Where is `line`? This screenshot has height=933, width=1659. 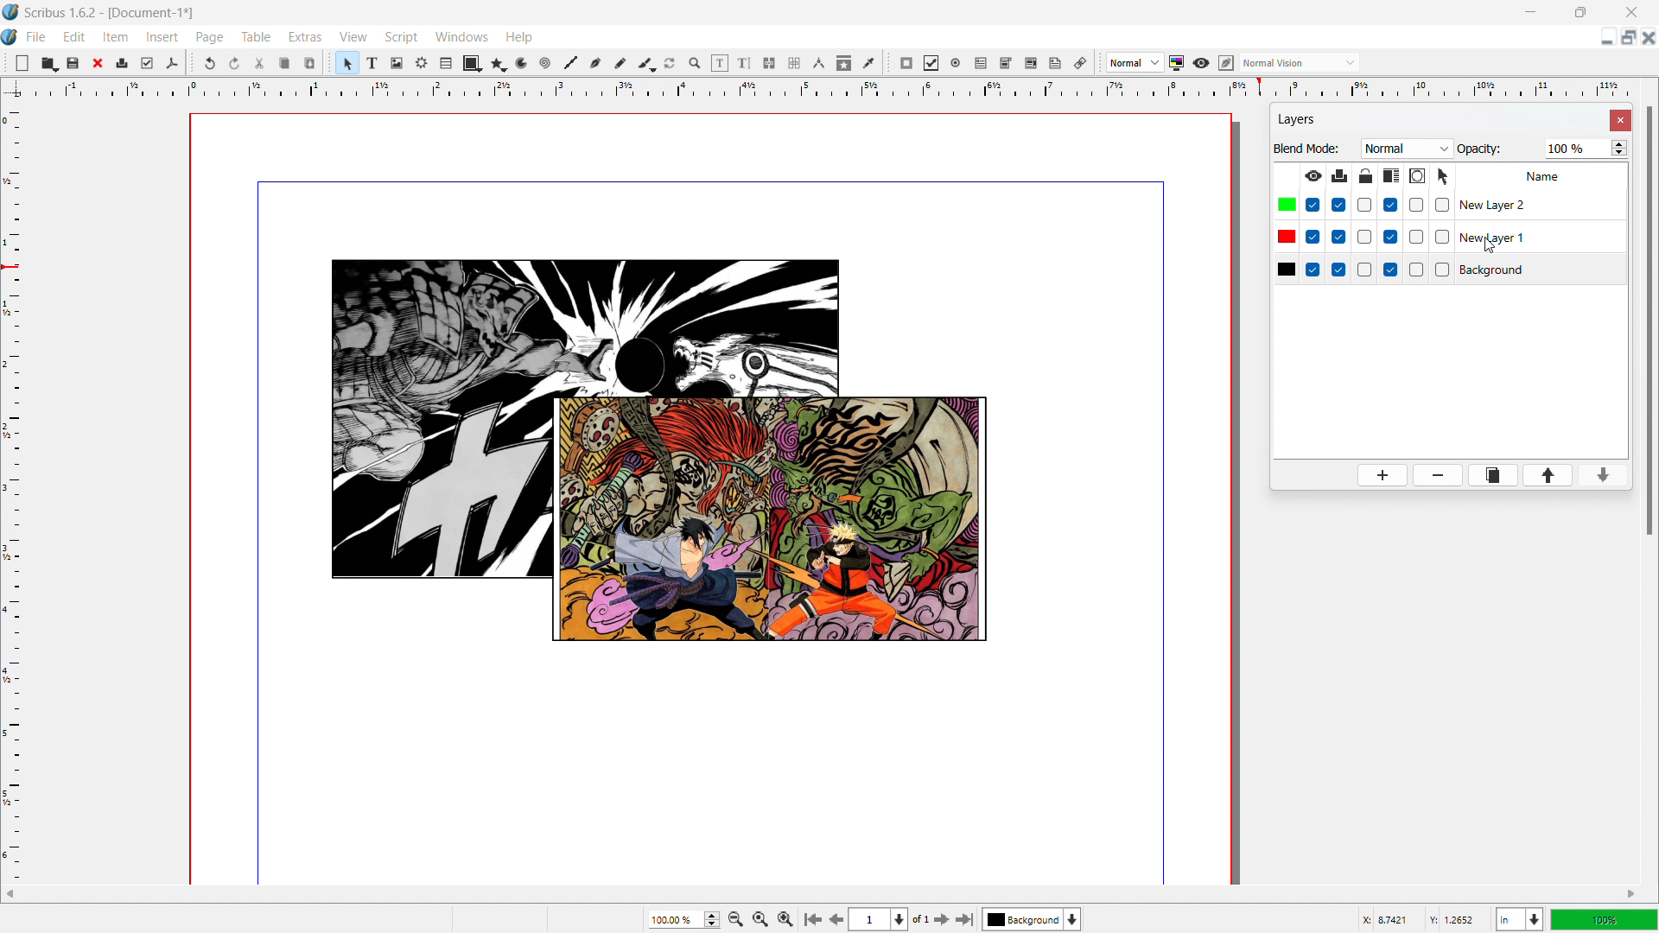
line is located at coordinates (571, 62).